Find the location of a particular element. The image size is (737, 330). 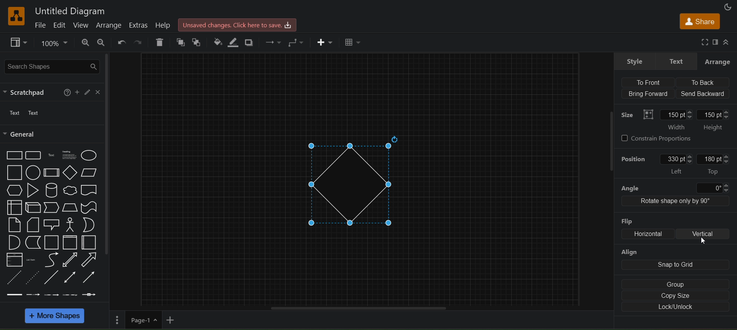

curve is located at coordinates (50, 259).